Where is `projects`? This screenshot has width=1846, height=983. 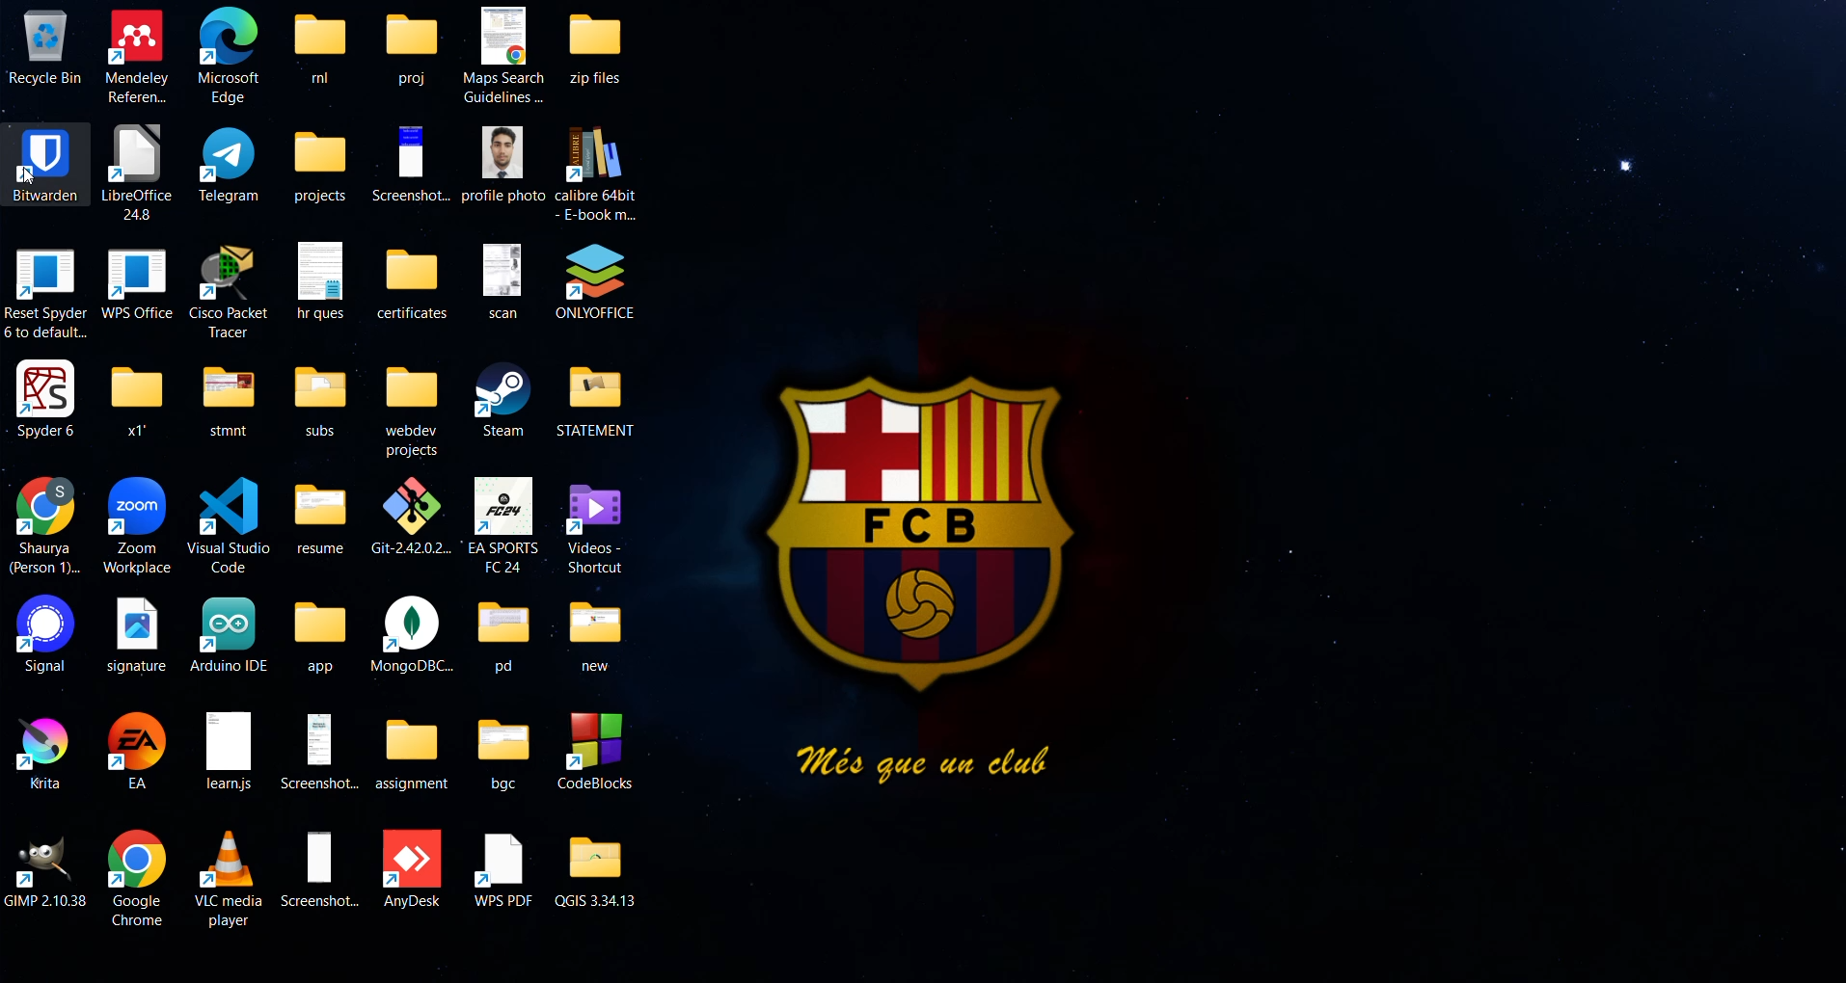 projects is located at coordinates (320, 167).